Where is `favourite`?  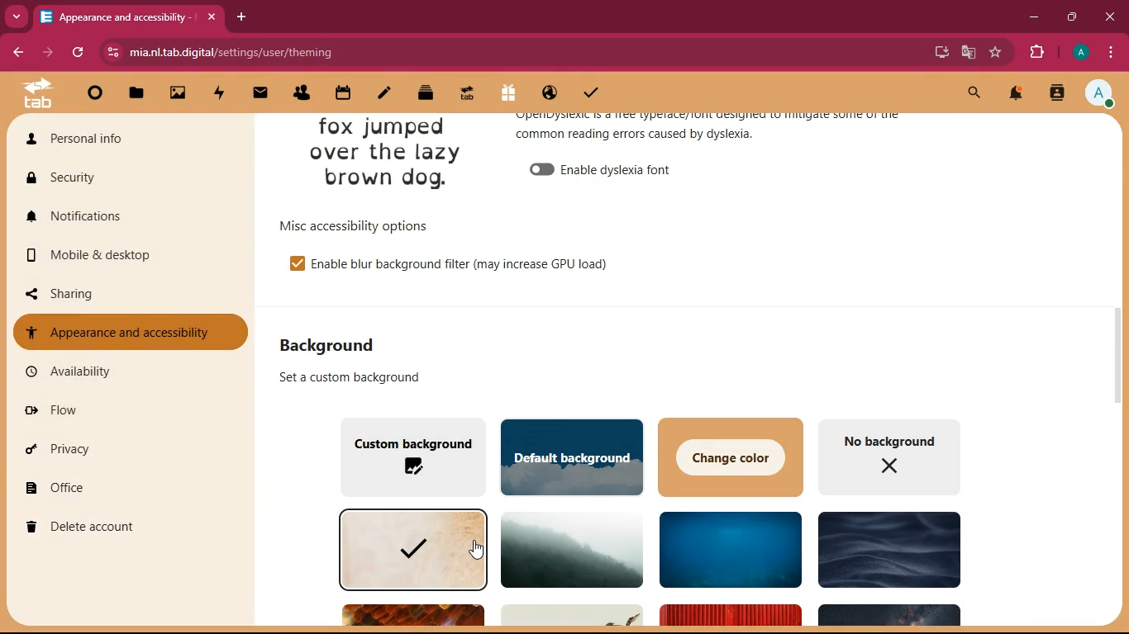
favourite is located at coordinates (993, 53).